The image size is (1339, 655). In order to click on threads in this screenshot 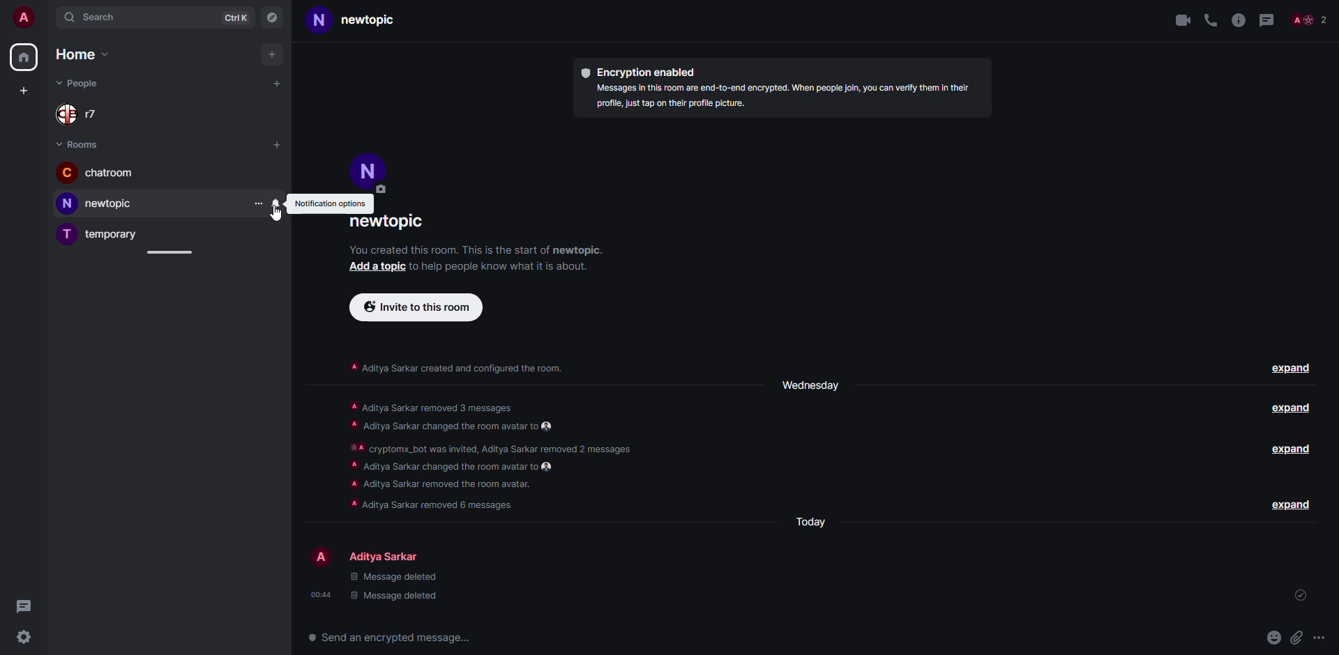, I will do `click(25, 605)`.